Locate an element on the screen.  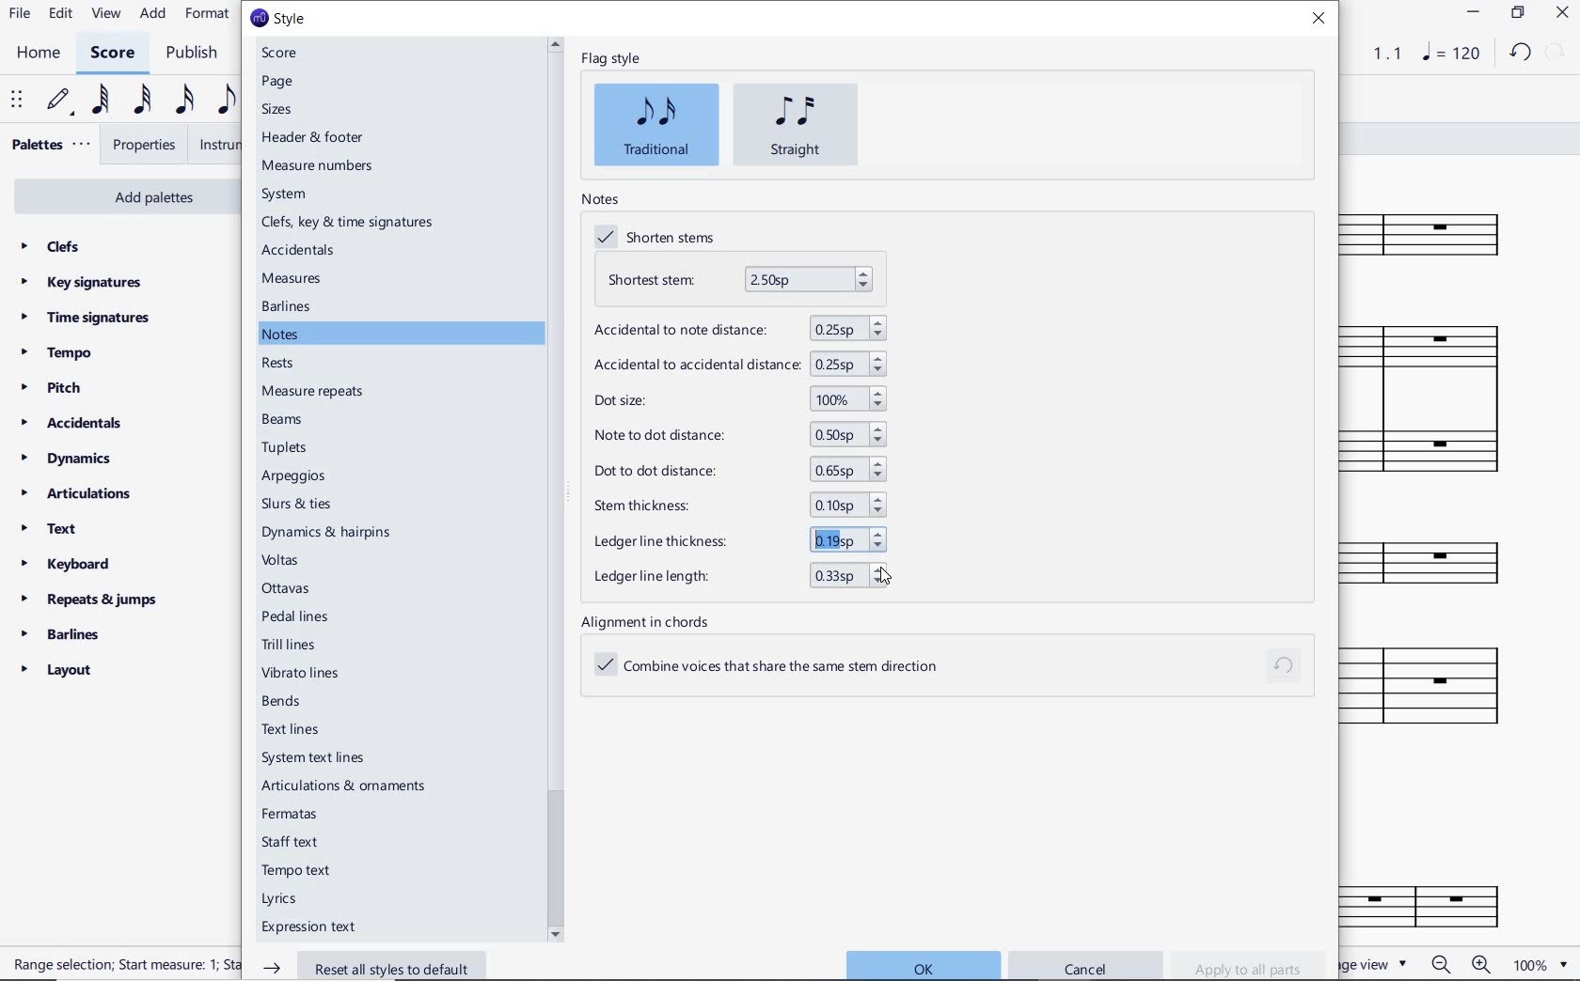
64th note is located at coordinates (103, 100).